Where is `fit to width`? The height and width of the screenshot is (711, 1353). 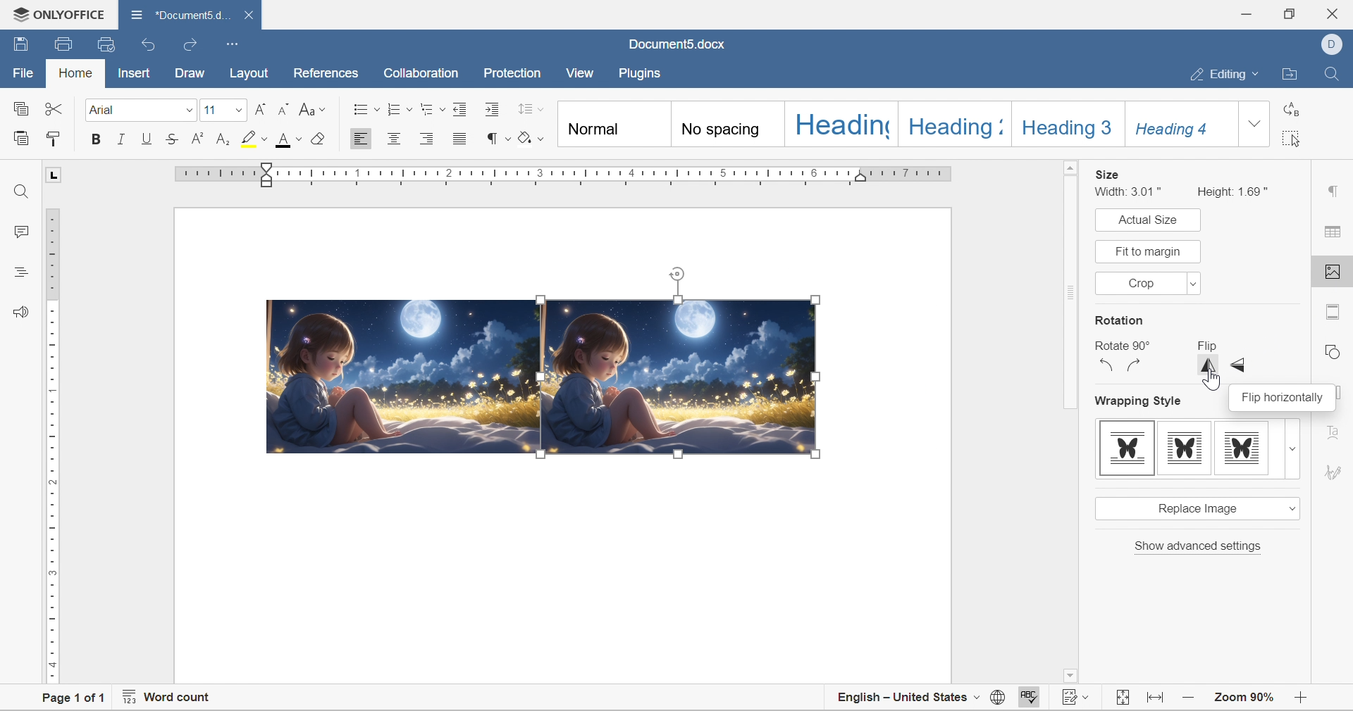
fit to width is located at coordinates (1157, 698).